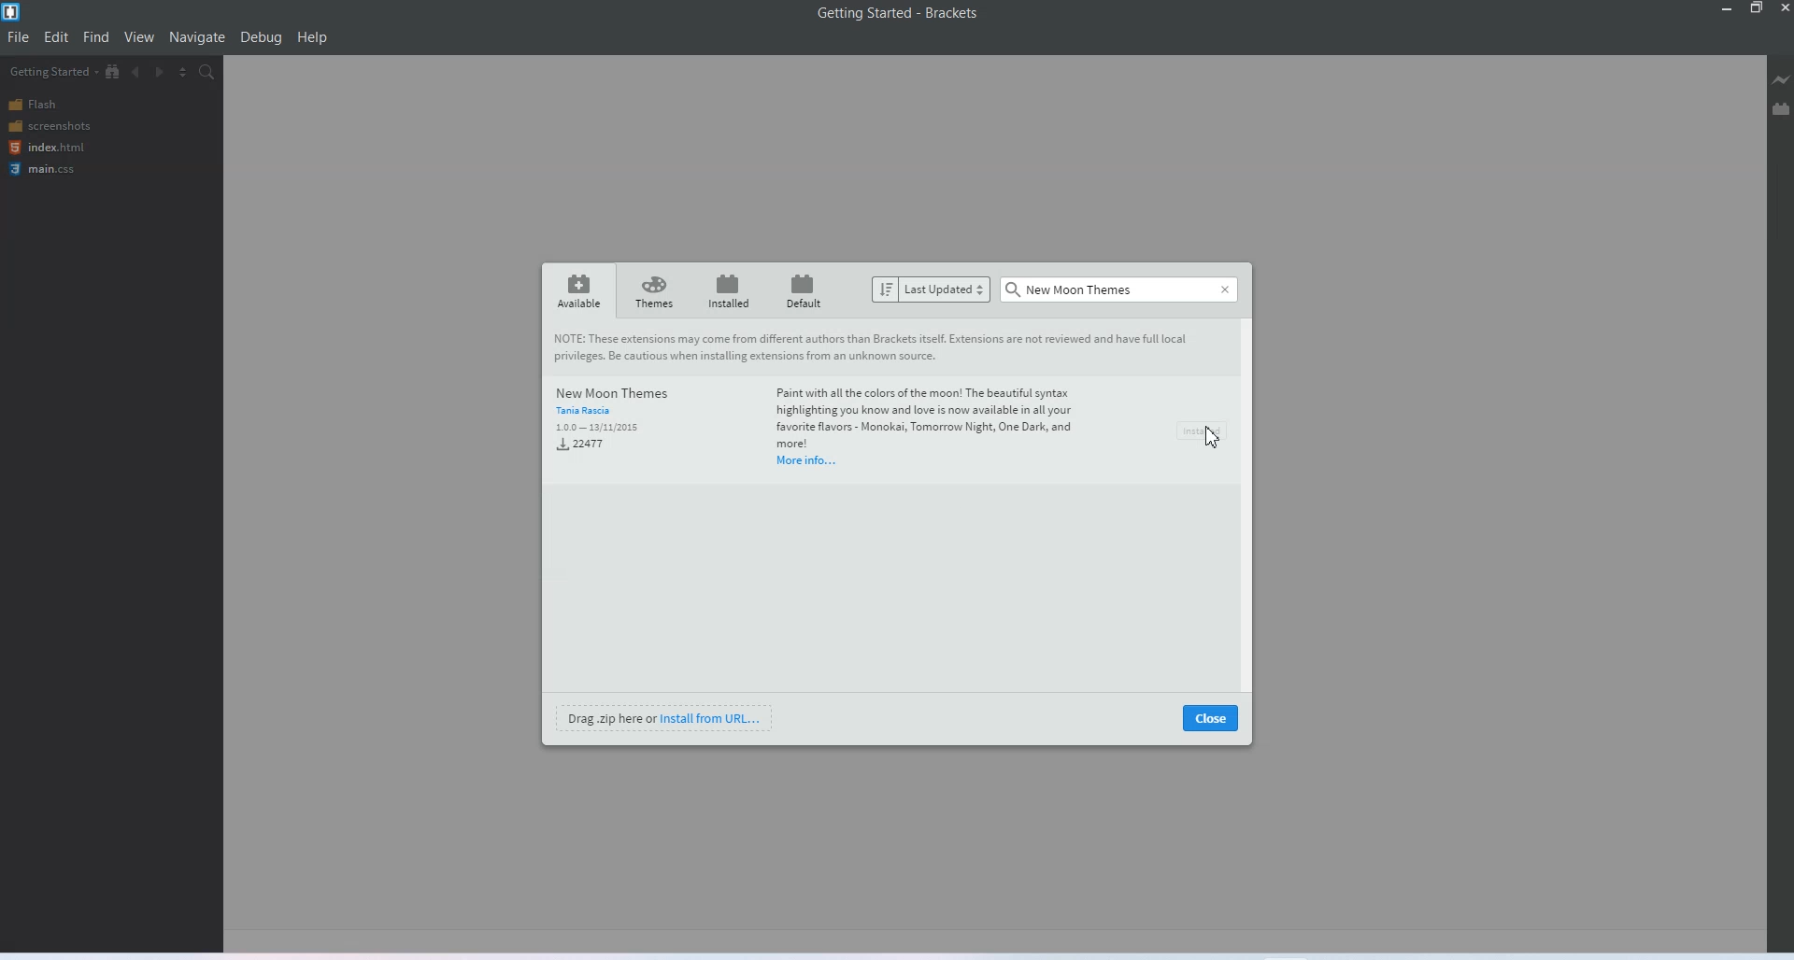 The height and width of the screenshot is (960, 1794). I want to click on Maximize, so click(1757, 10).